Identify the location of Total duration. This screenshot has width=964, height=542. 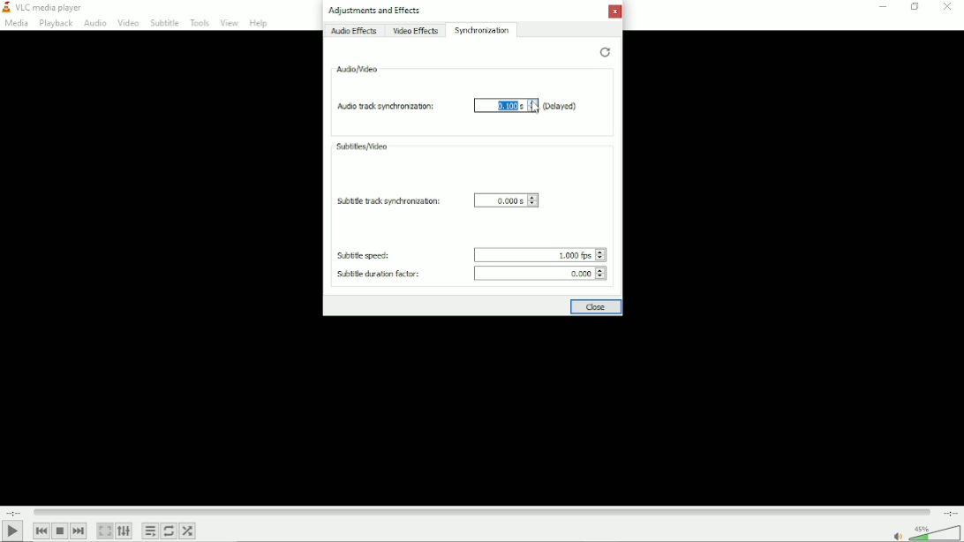
(951, 513).